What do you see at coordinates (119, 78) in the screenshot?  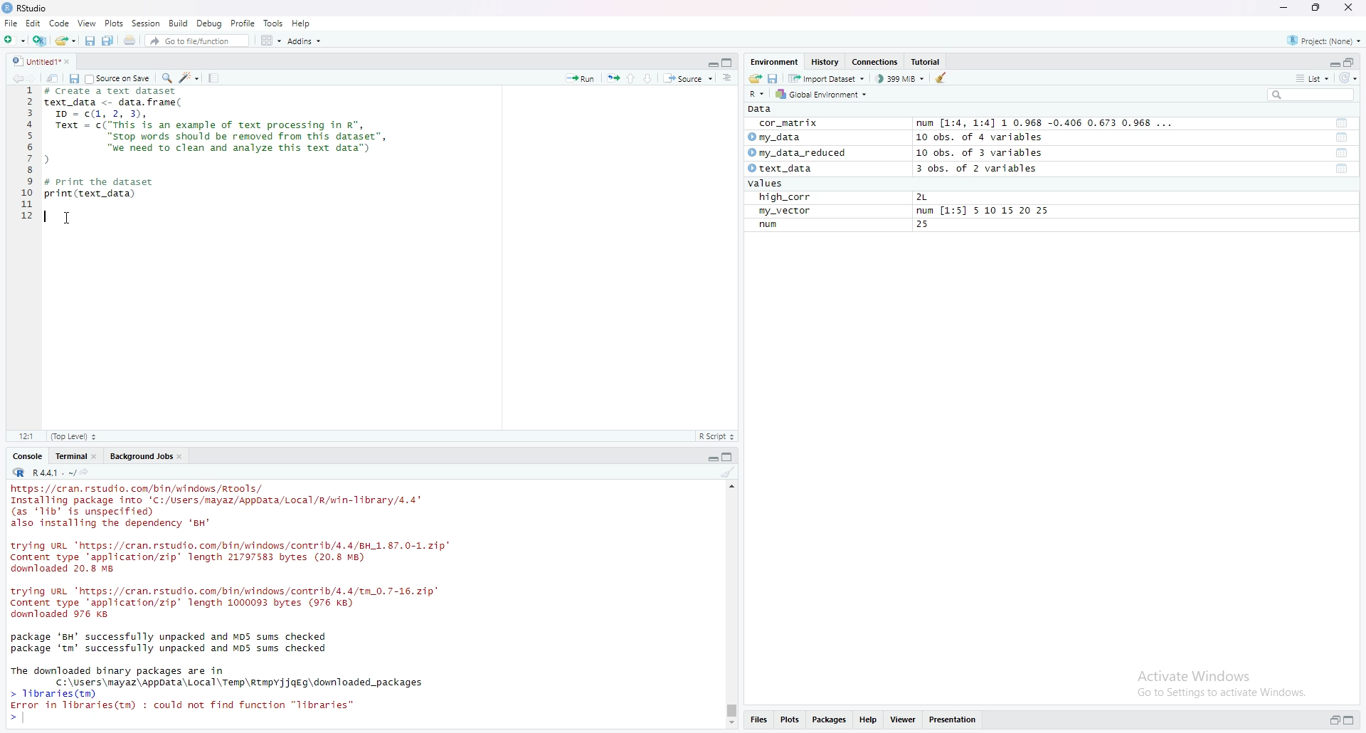 I see `source on save` at bounding box center [119, 78].